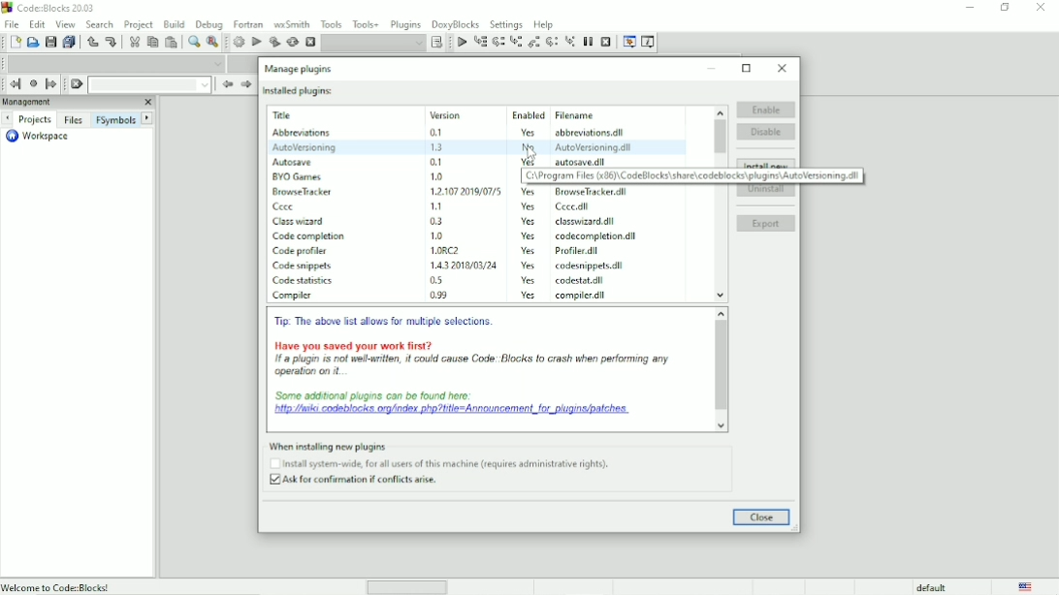 The width and height of the screenshot is (1059, 595). I want to click on version , so click(463, 250).